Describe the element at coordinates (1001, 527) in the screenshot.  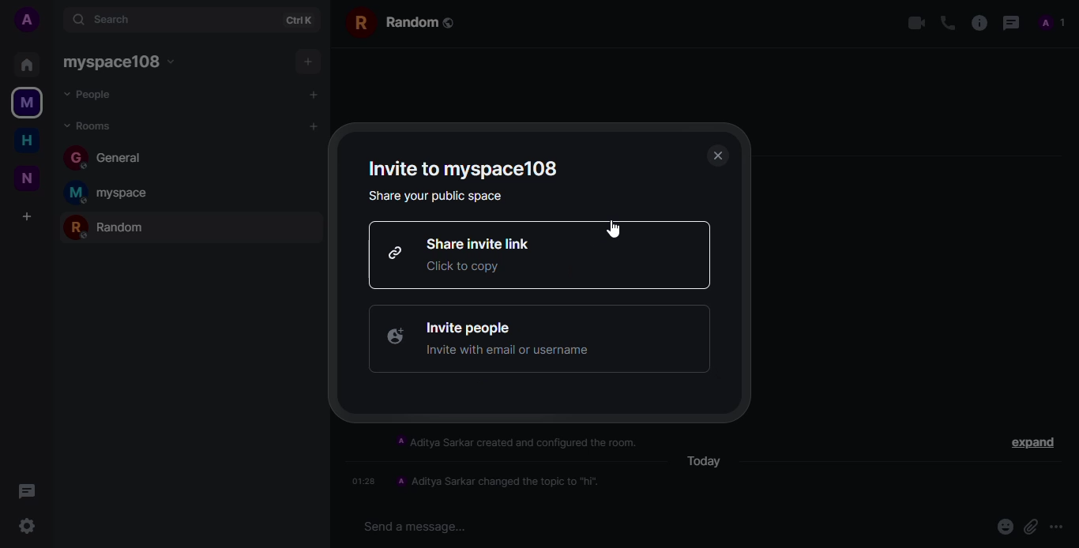
I see `emoji` at that location.